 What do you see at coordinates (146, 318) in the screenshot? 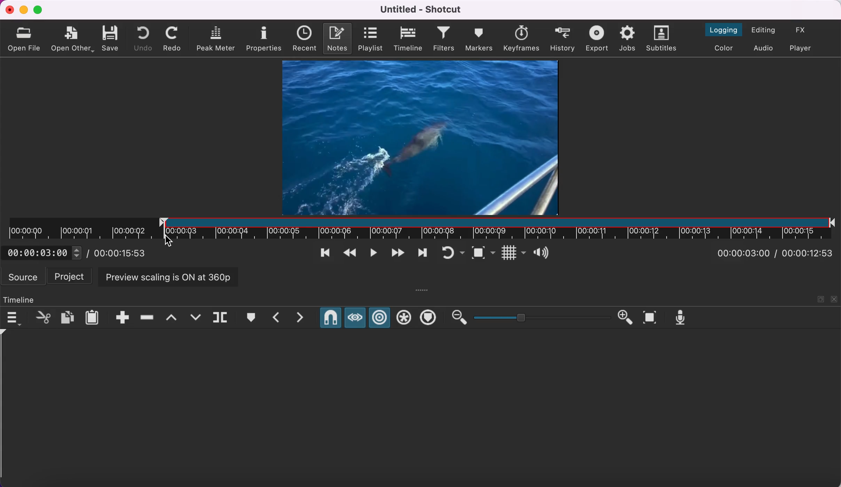
I see `ripple delete` at bounding box center [146, 318].